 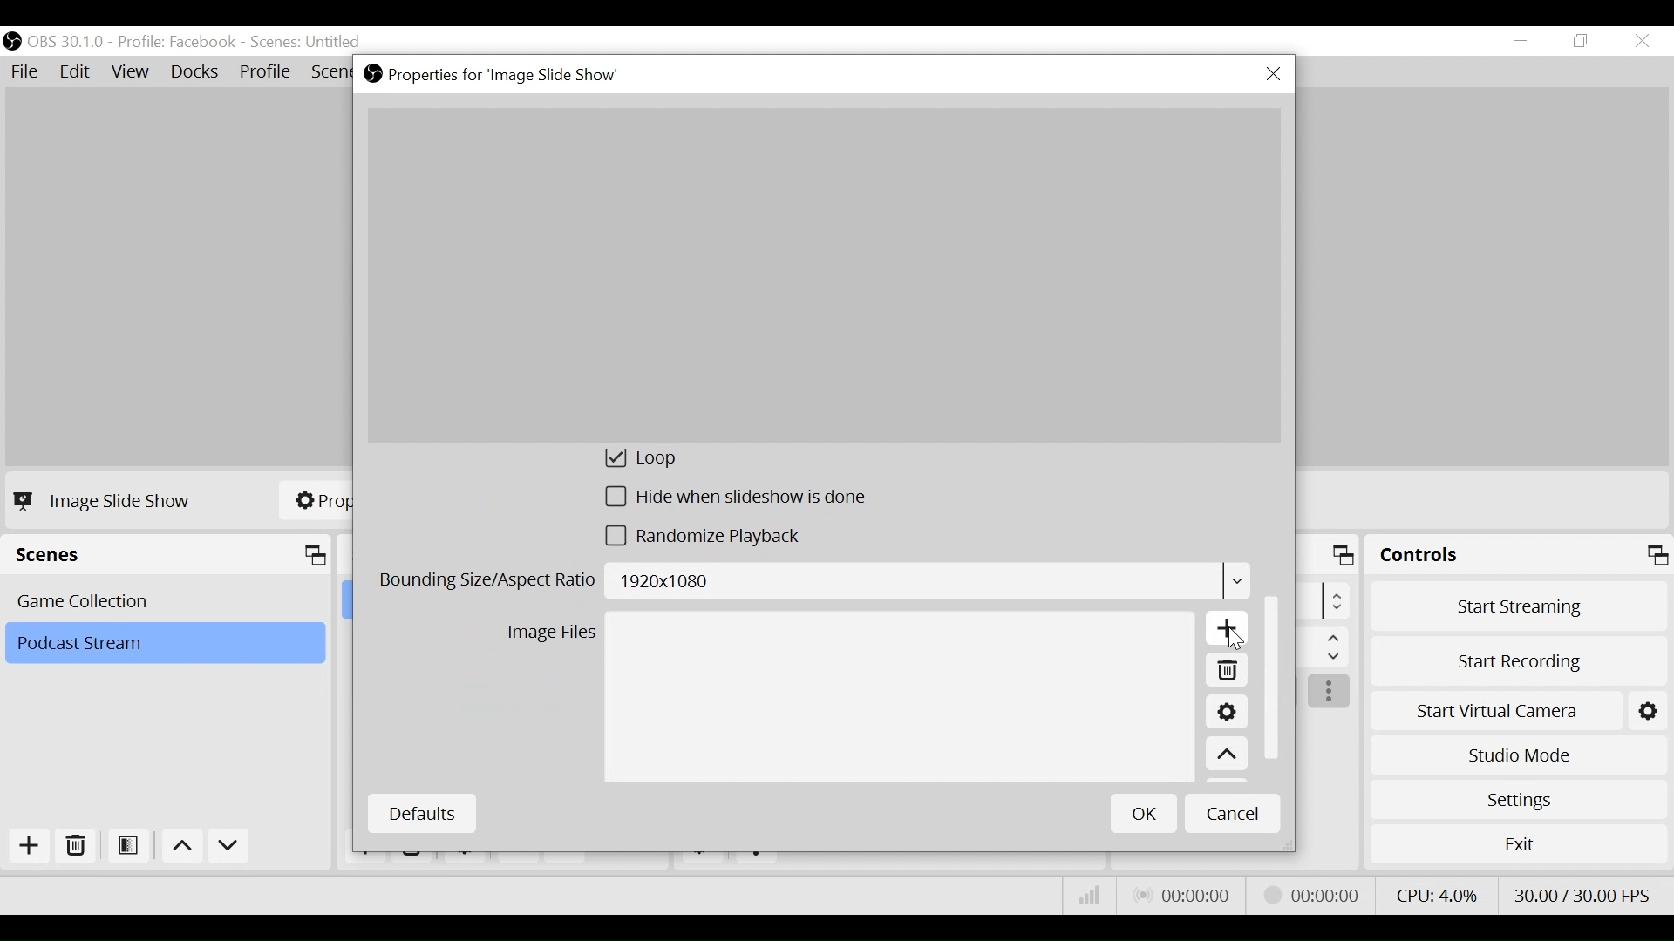 I want to click on Bounding Size, so click(x=813, y=584).